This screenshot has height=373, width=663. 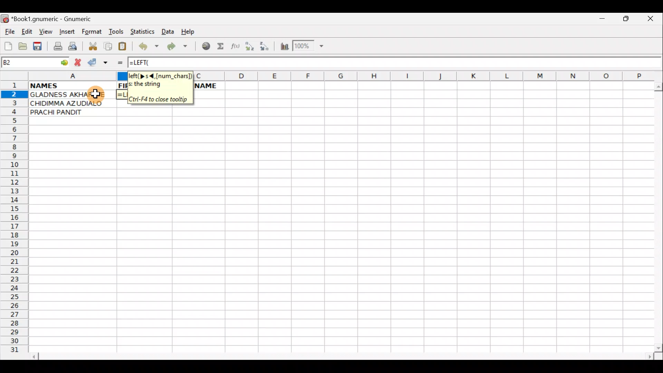 I want to click on PRACHI PANDIT, so click(x=67, y=113).